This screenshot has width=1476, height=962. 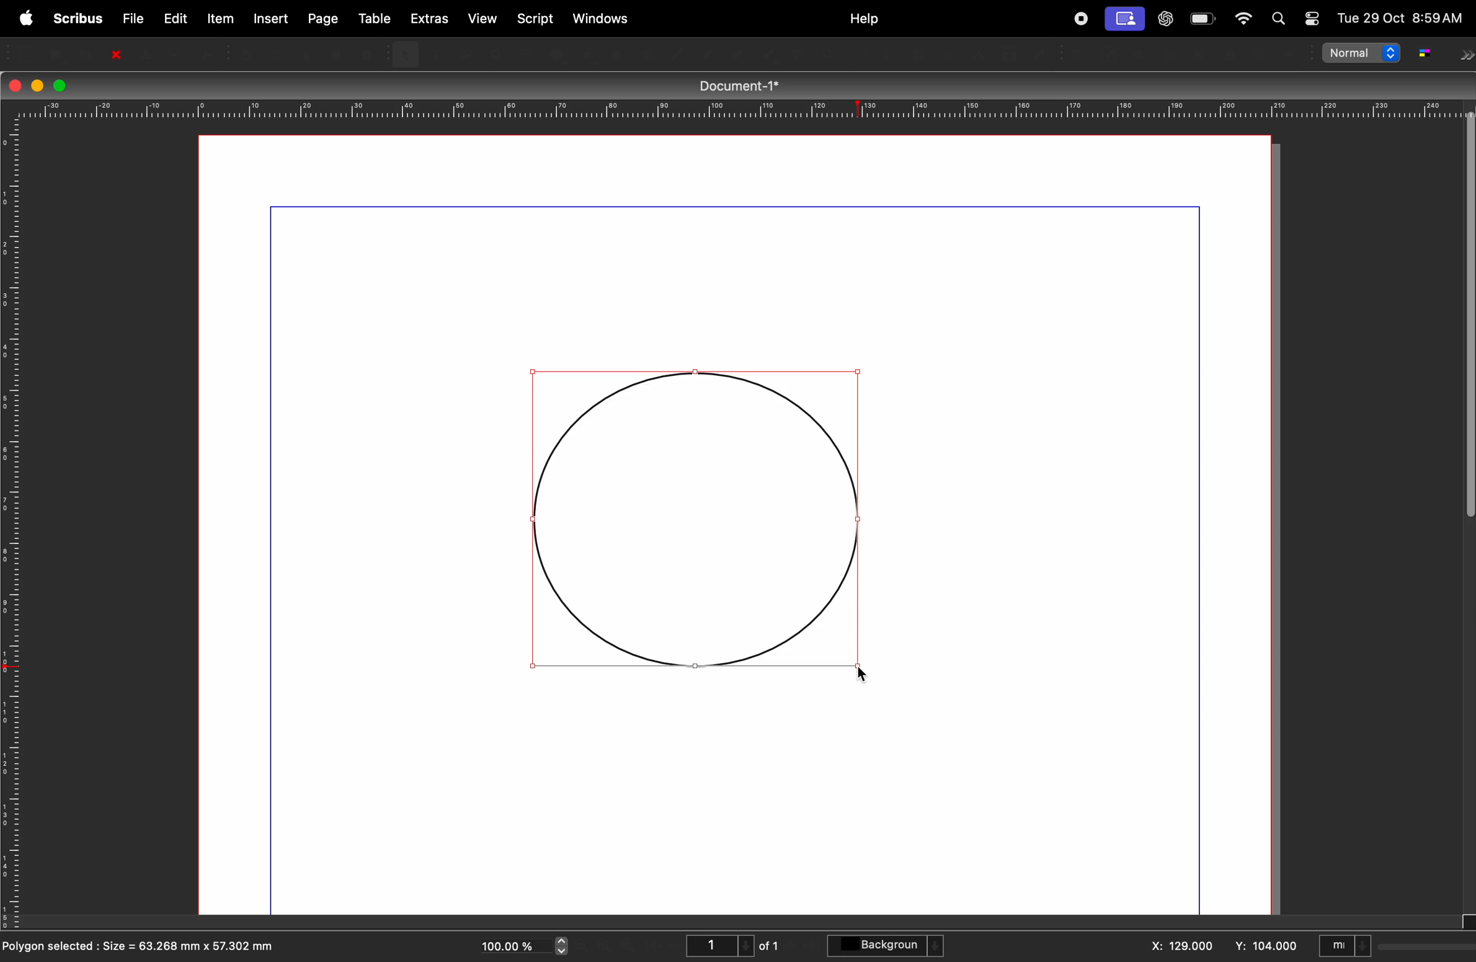 I want to click on find, so click(x=1282, y=20).